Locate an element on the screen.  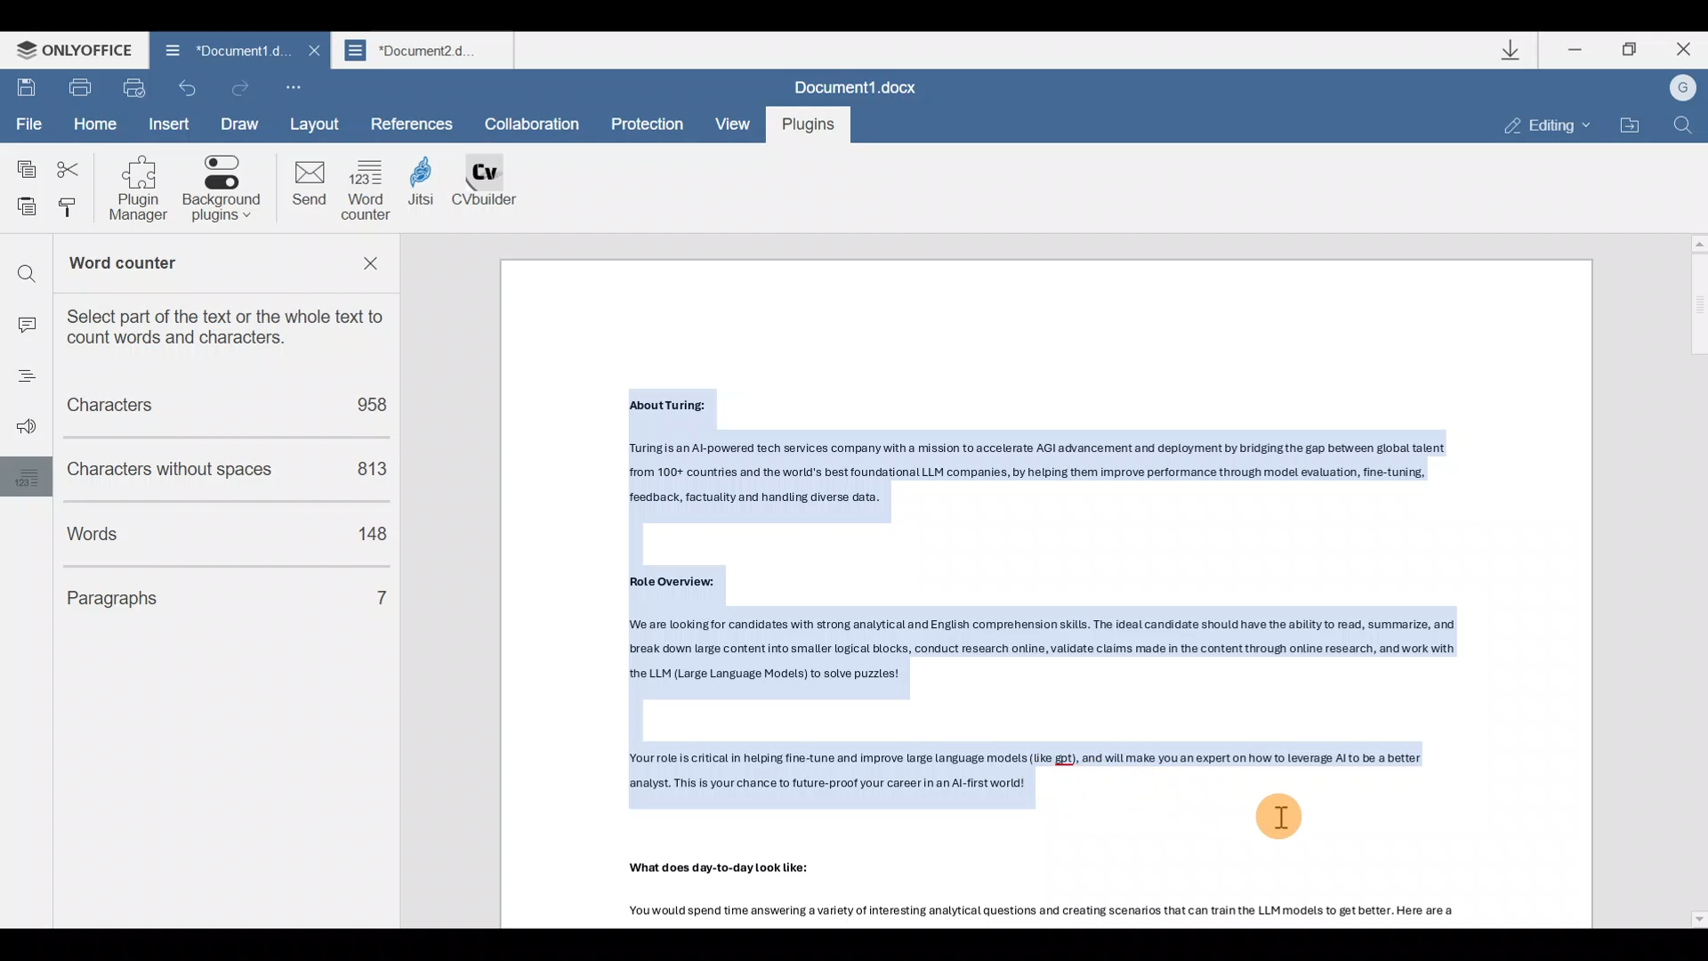
File is located at coordinates (28, 125).